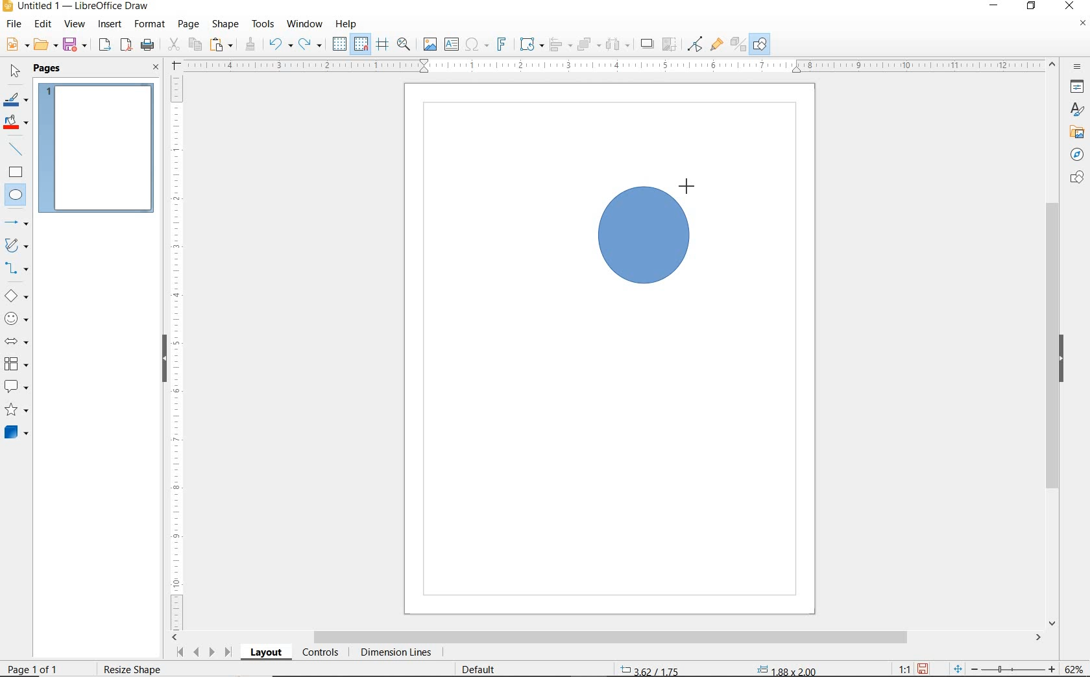  I want to click on EXPORT AS PDF, so click(127, 46).